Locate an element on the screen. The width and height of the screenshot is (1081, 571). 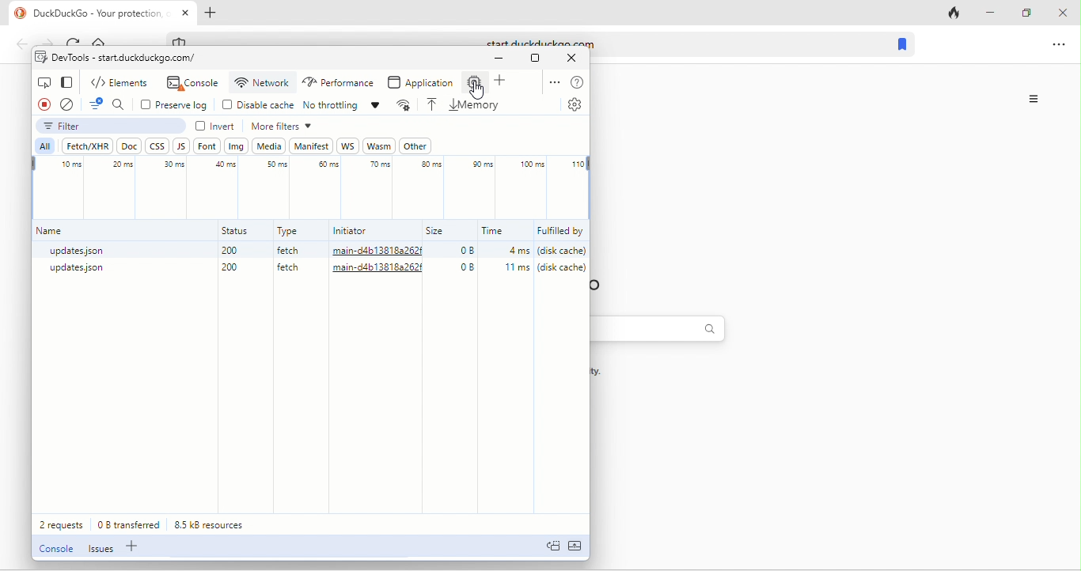
record is located at coordinates (47, 104).